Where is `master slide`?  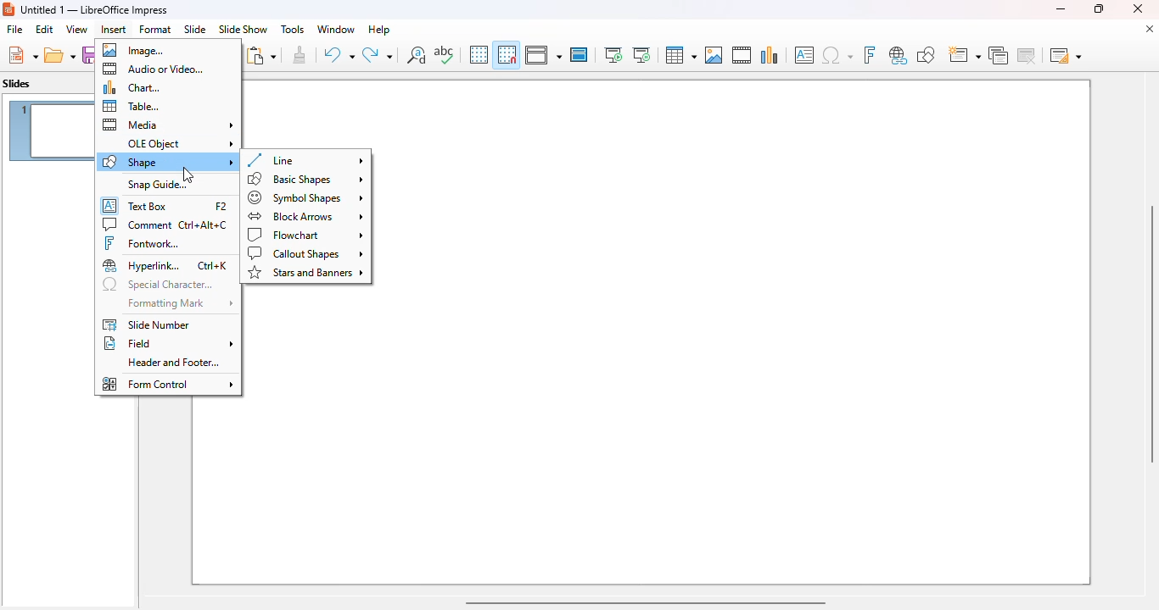 master slide is located at coordinates (579, 54).